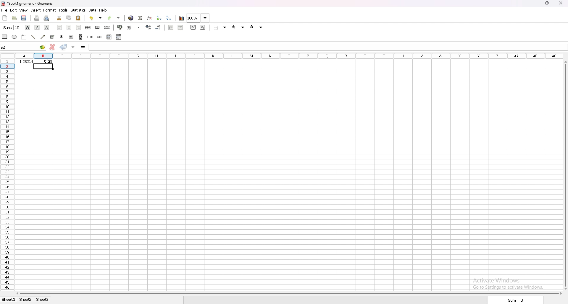  I want to click on list, so click(109, 37).